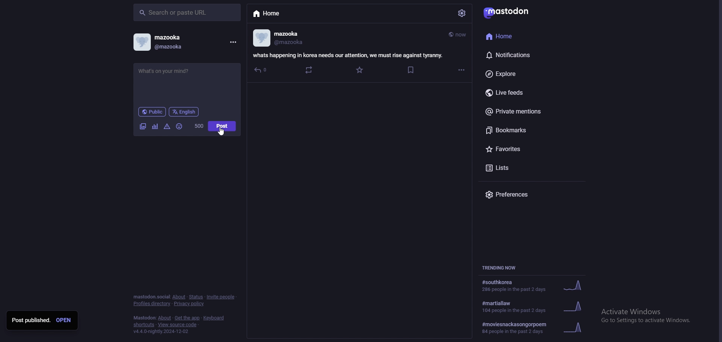  I want to click on profile, so click(279, 38).